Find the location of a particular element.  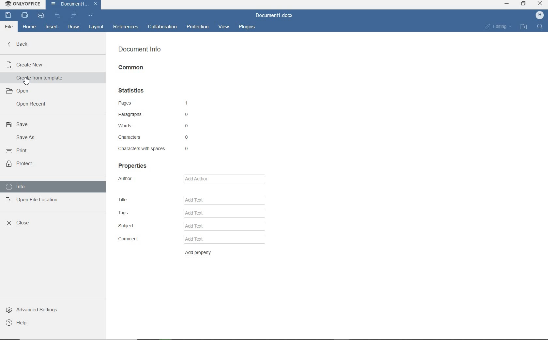

subject is located at coordinates (190, 226).